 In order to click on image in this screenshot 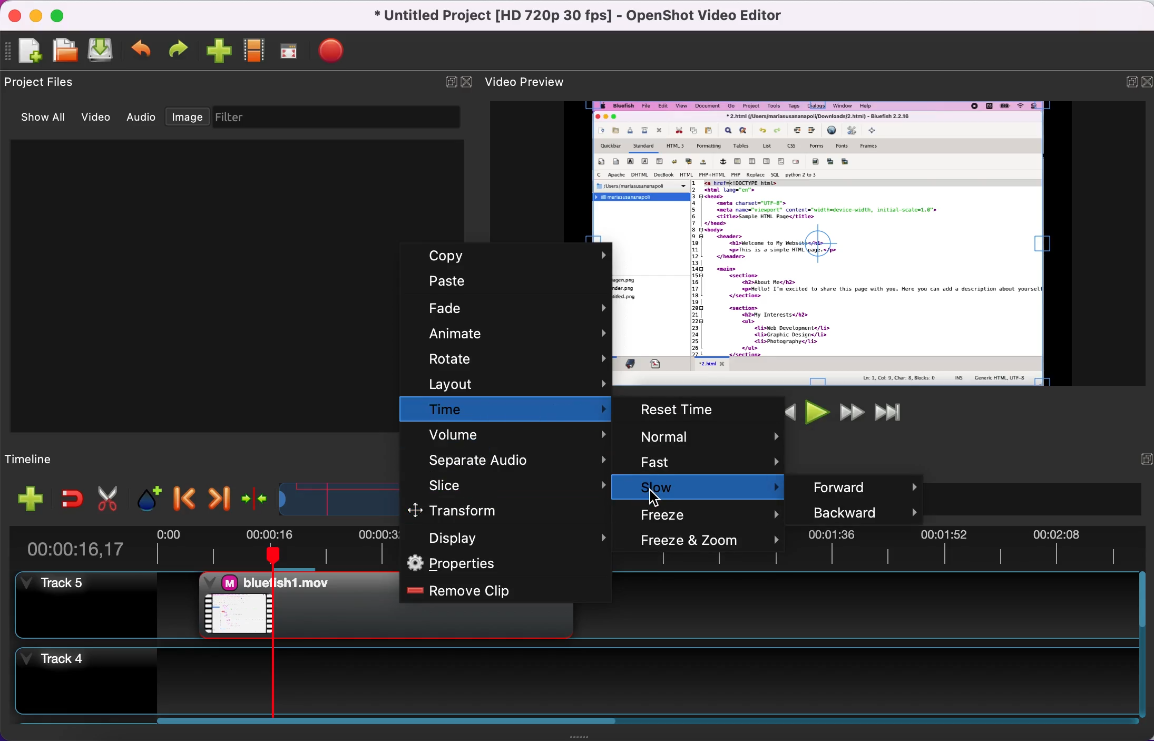, I will do `click(190, 118)`.